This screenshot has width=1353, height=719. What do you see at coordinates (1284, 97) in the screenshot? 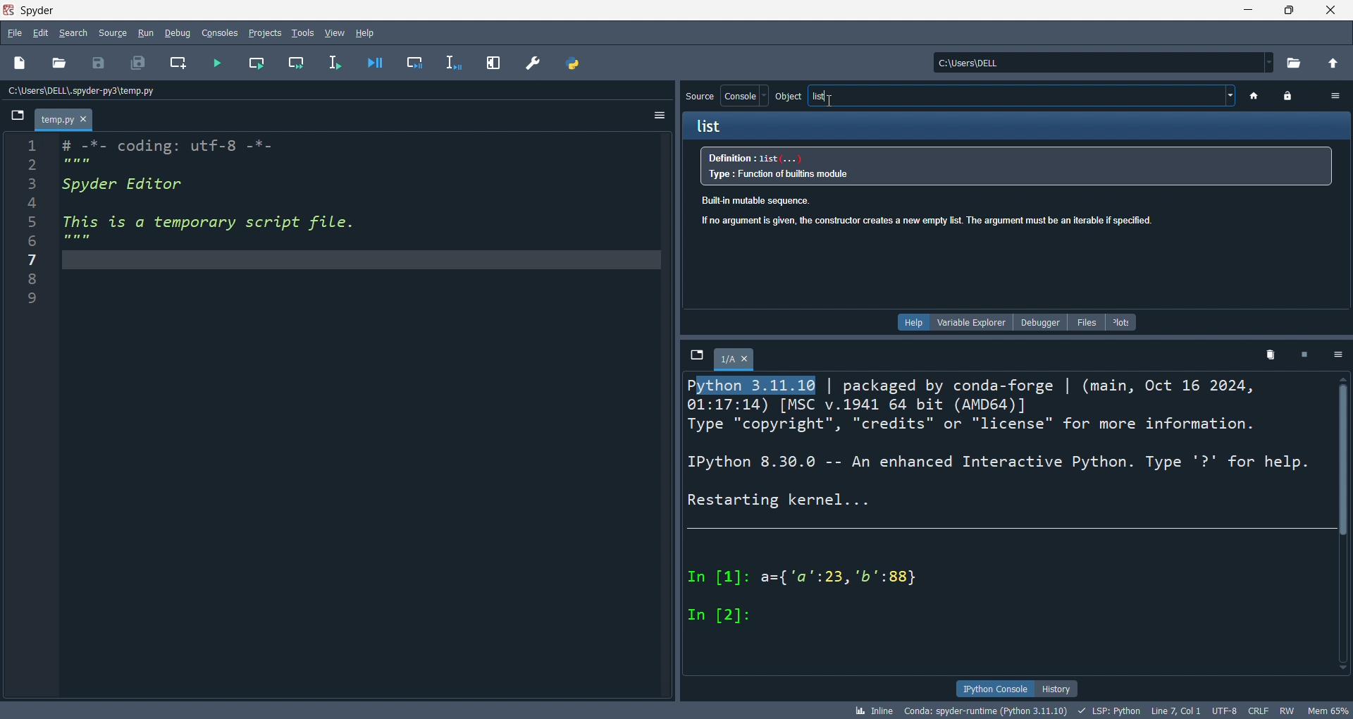
I see `lock` at bounding box center [1284, 97].